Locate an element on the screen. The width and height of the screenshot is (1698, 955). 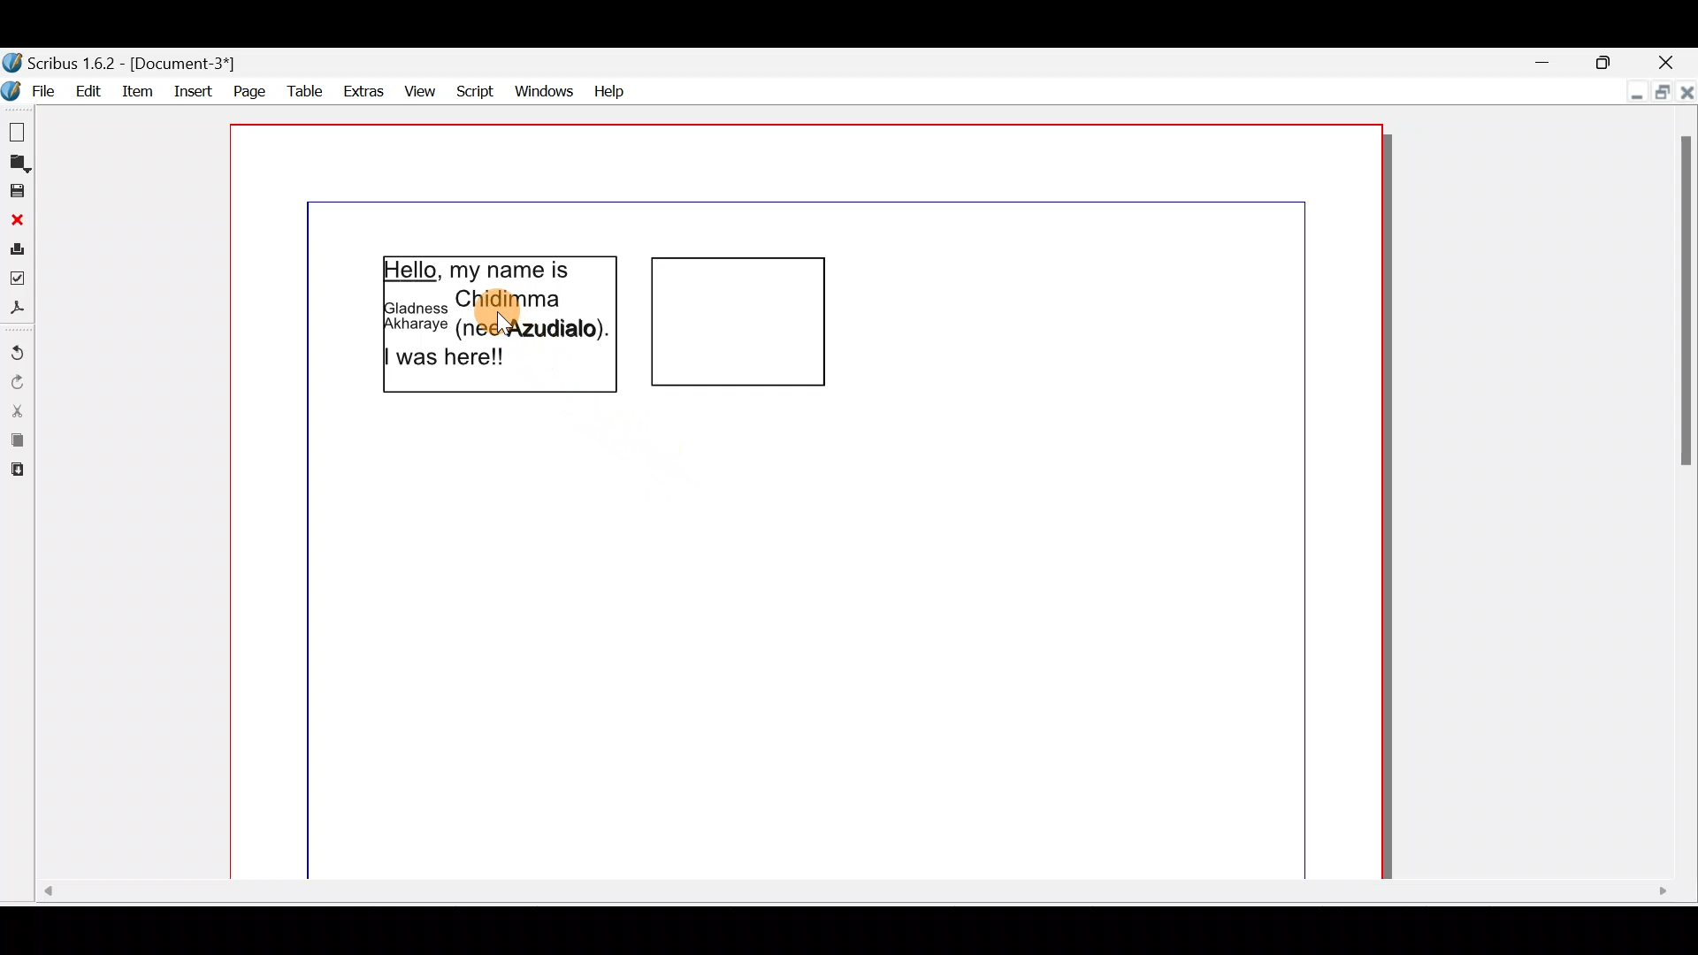
Save is located at coordinates (17, 190).